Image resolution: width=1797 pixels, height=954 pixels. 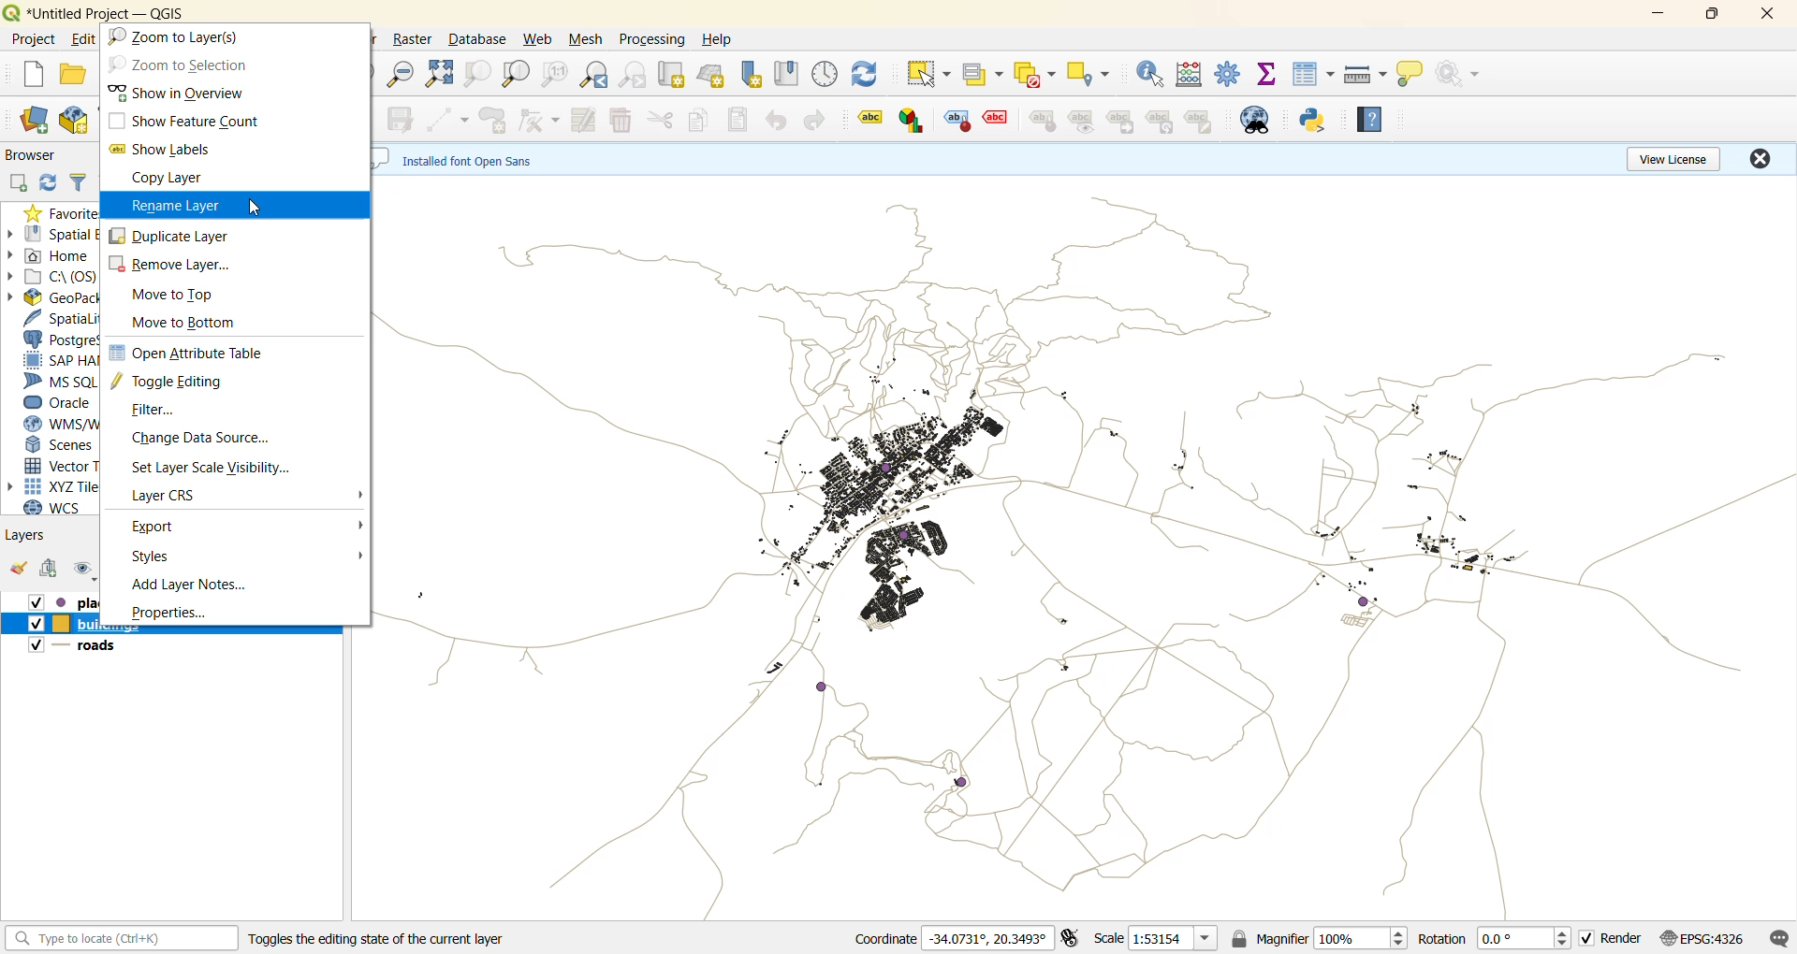 What do you see at coordinates (983, 76) in the screenshot?
I see `select value` at bounding box center [983, 76].